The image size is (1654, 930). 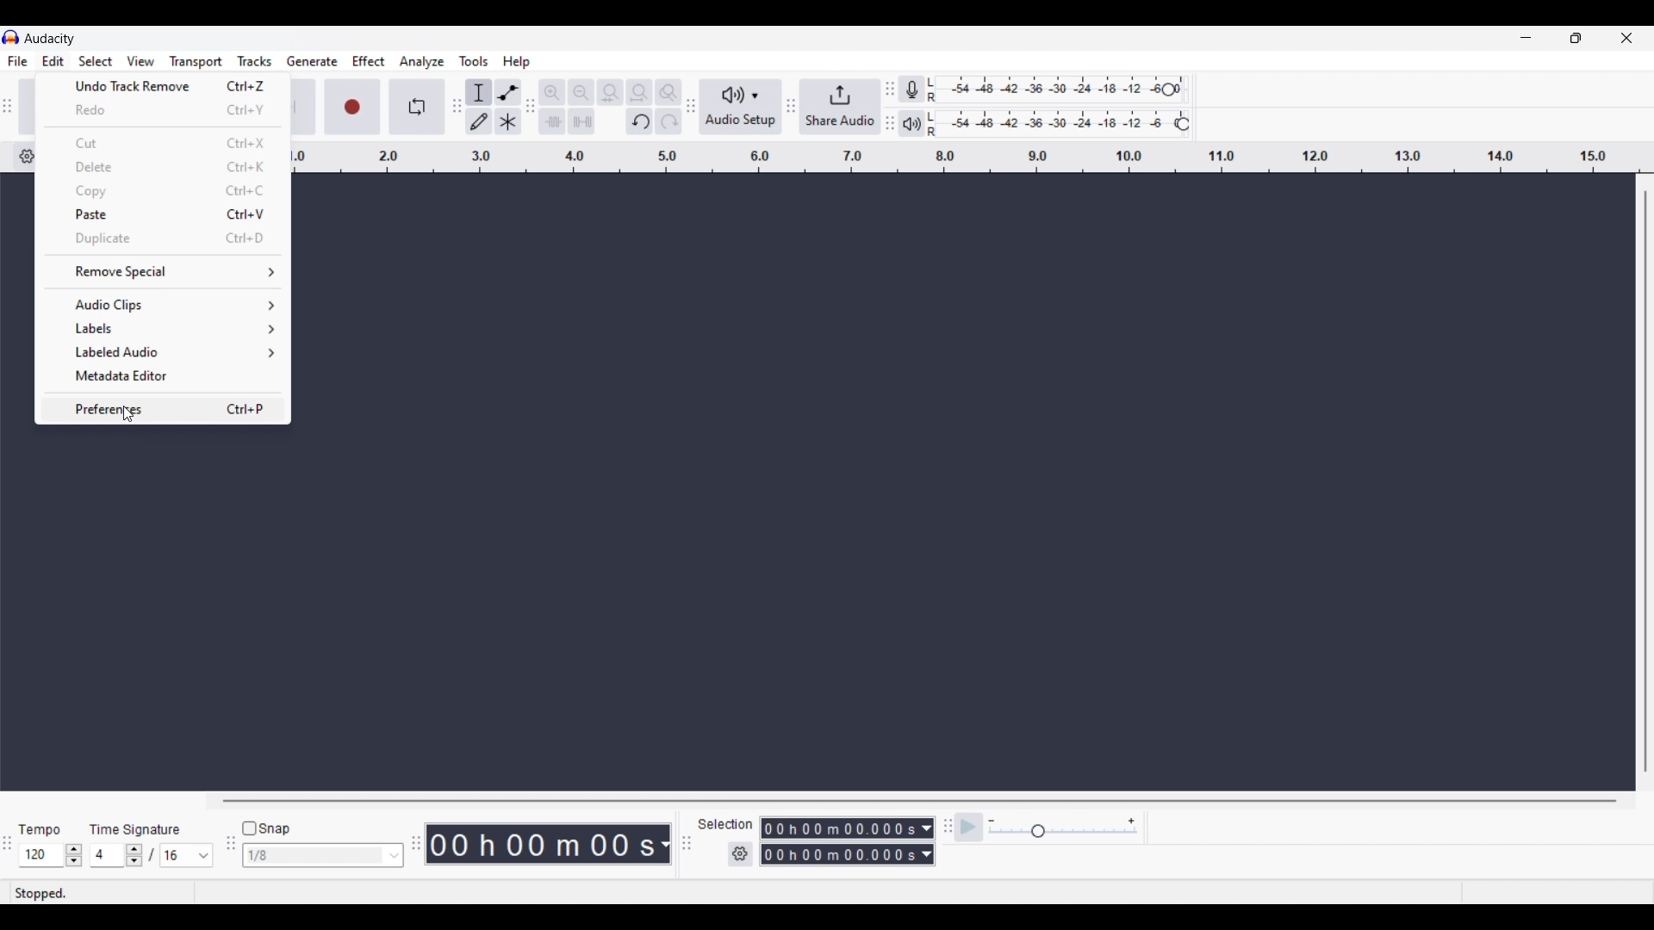 What do you see at coordinates (314, 856) in the screenshot?
I see `Type in snap input` at bounding box center [314, 856].